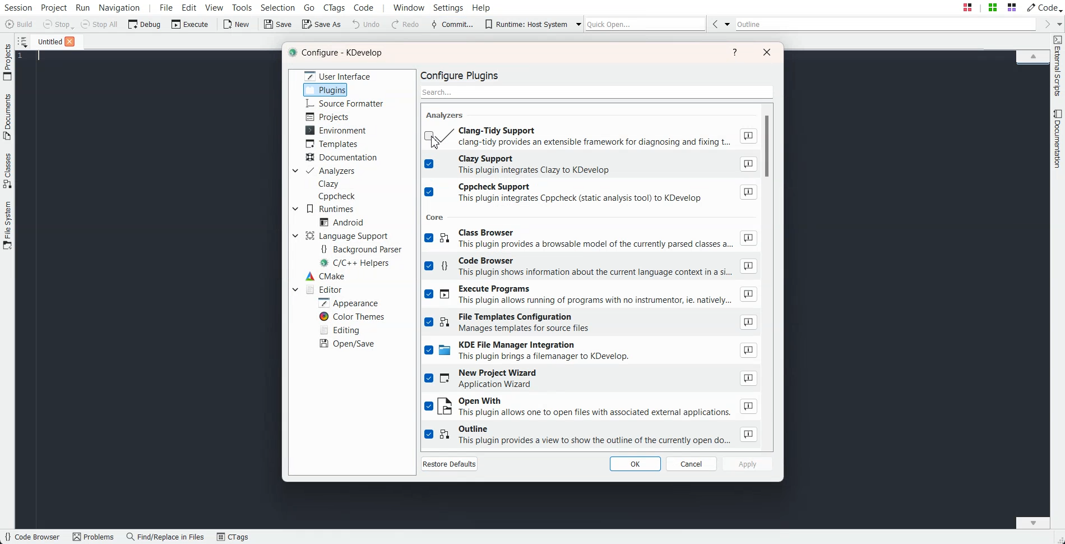 This screenshot has height=544, width=1065. I want to click on Stop, so click(58, 25).